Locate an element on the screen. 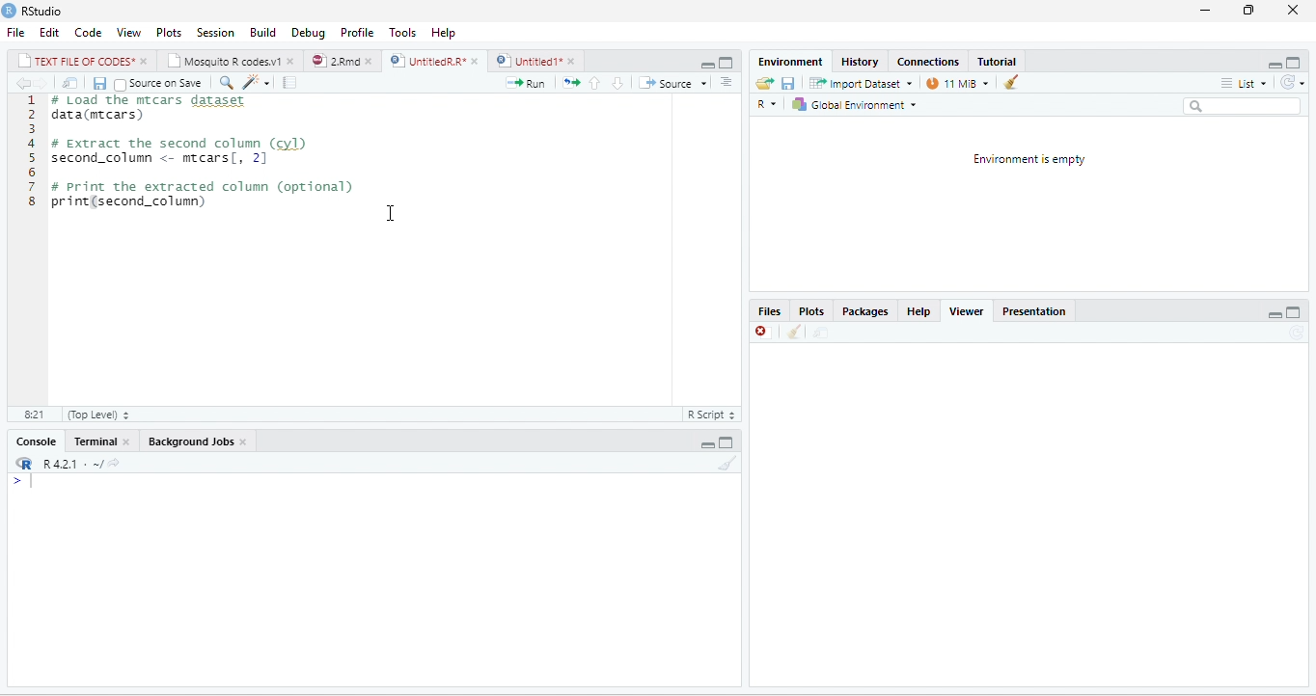 The width and height of the screenshot is (1316, 696). search is located at coordinates (1243, 105).